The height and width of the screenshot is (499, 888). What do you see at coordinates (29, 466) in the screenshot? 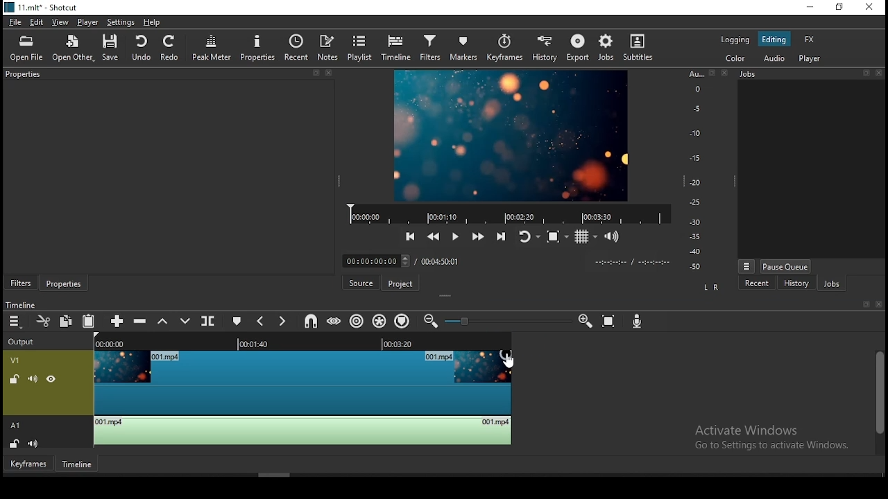
I see `keyframes` at bounding box center [29, 466].